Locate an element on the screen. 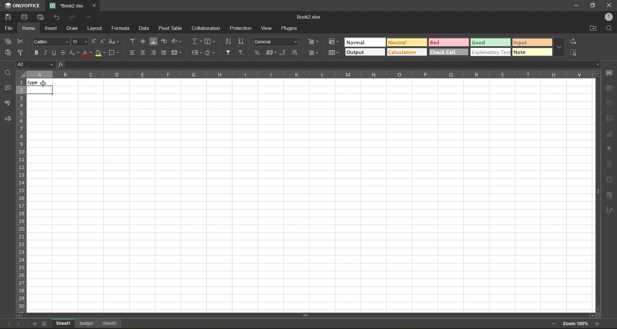 The image size is (617, 329). justified is located at coordinates (164, 52).